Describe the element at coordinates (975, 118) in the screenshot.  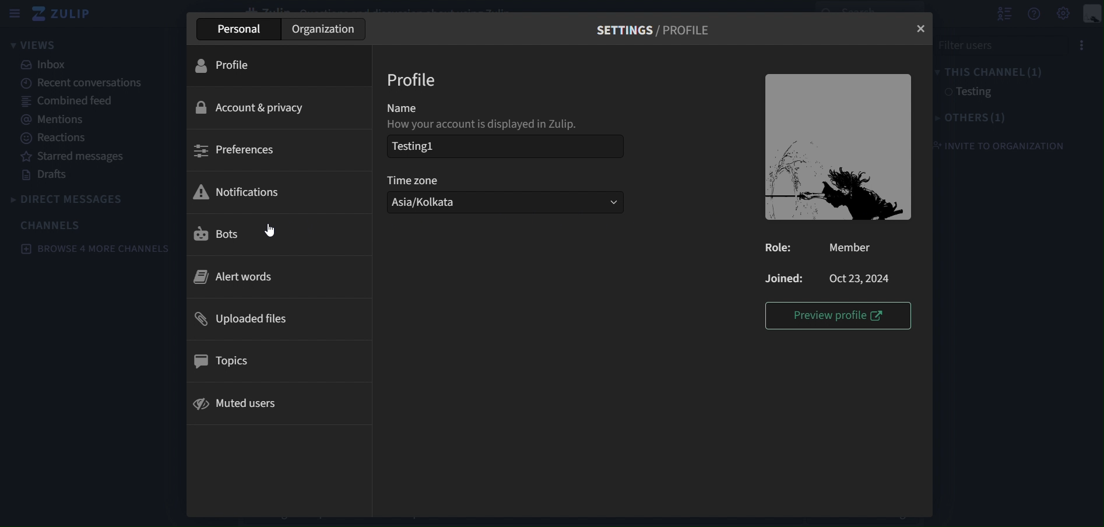
I see `others` at that location.